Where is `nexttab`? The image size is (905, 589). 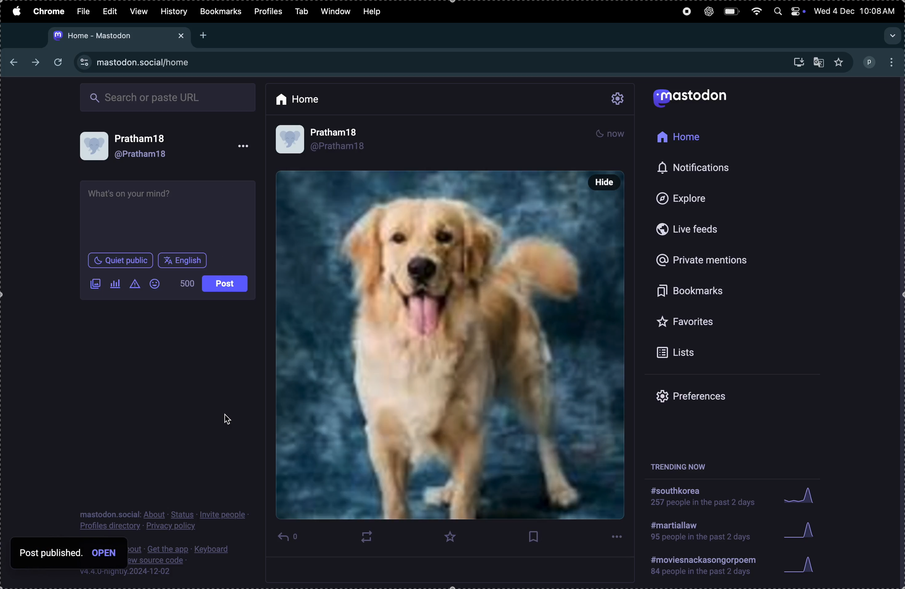 nexttab is located at coordinates (37, 63).